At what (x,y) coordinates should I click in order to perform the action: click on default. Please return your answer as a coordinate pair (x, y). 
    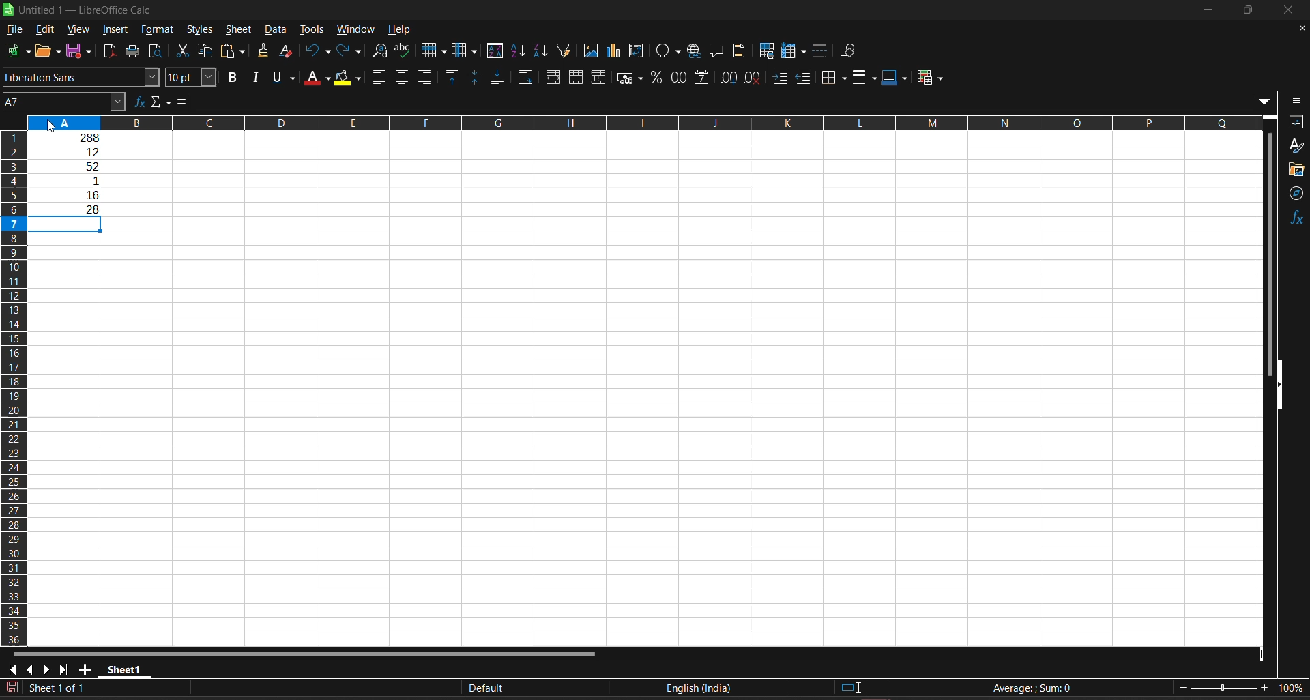
    Looking at the image, I should click on (489, 690).